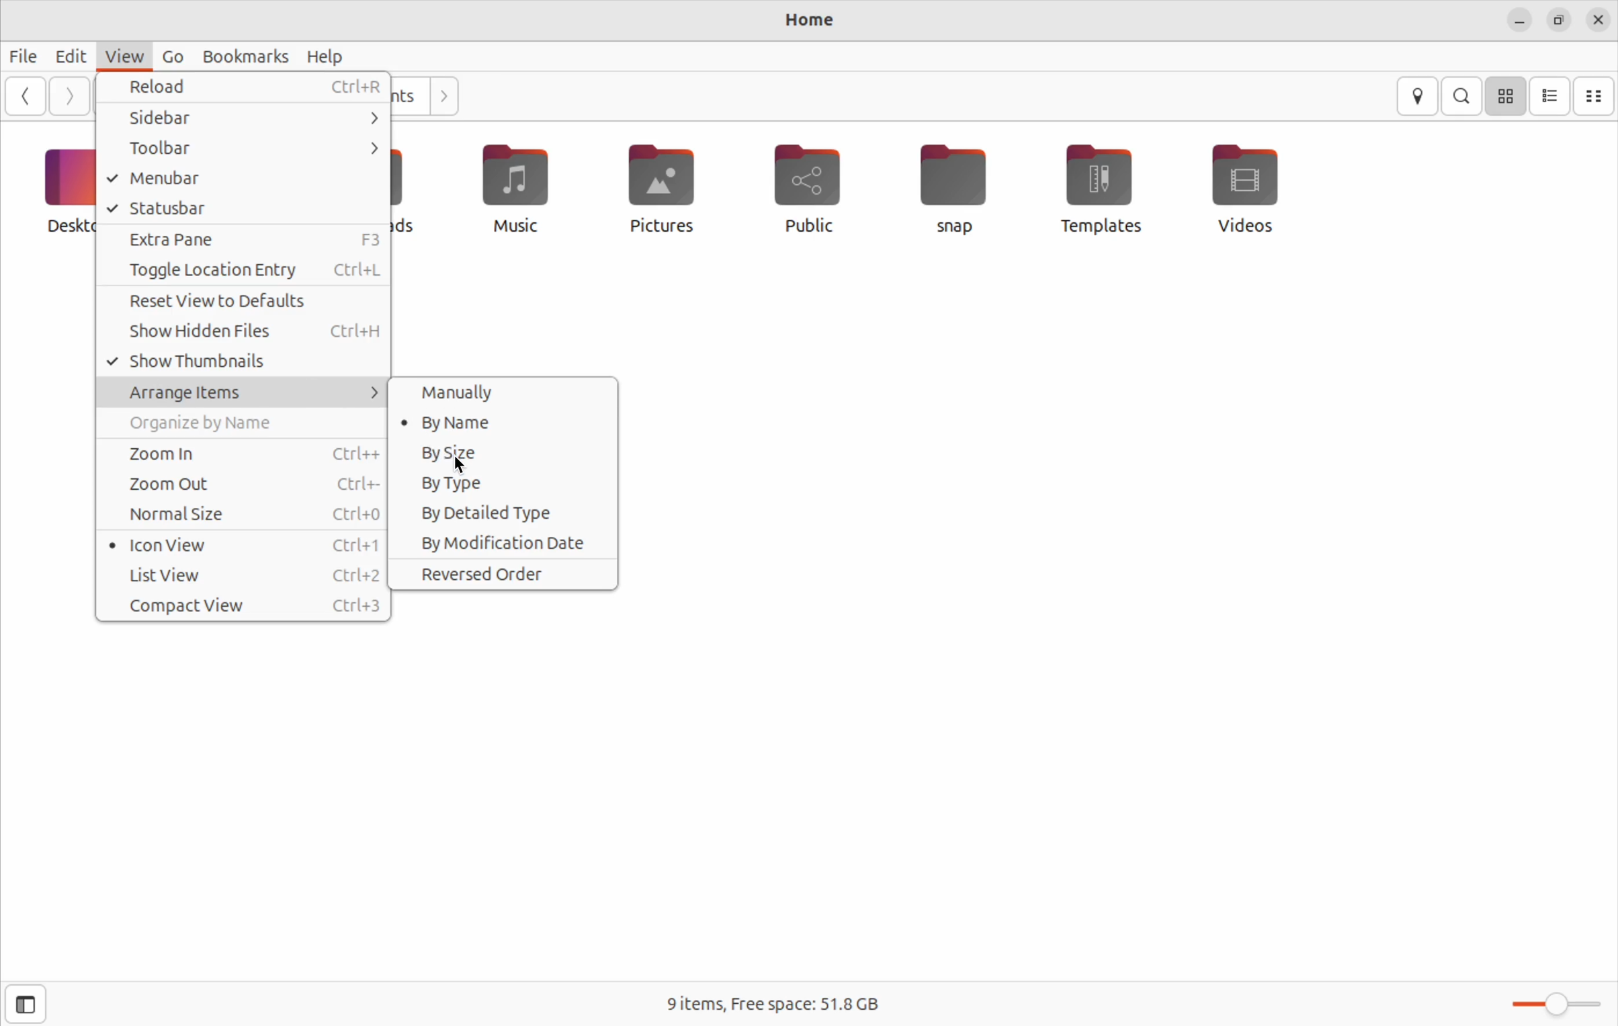  What do you see at coordinates (245, 148) in the screenshot?
I see `toolbar` at bounding box center [245, 148].